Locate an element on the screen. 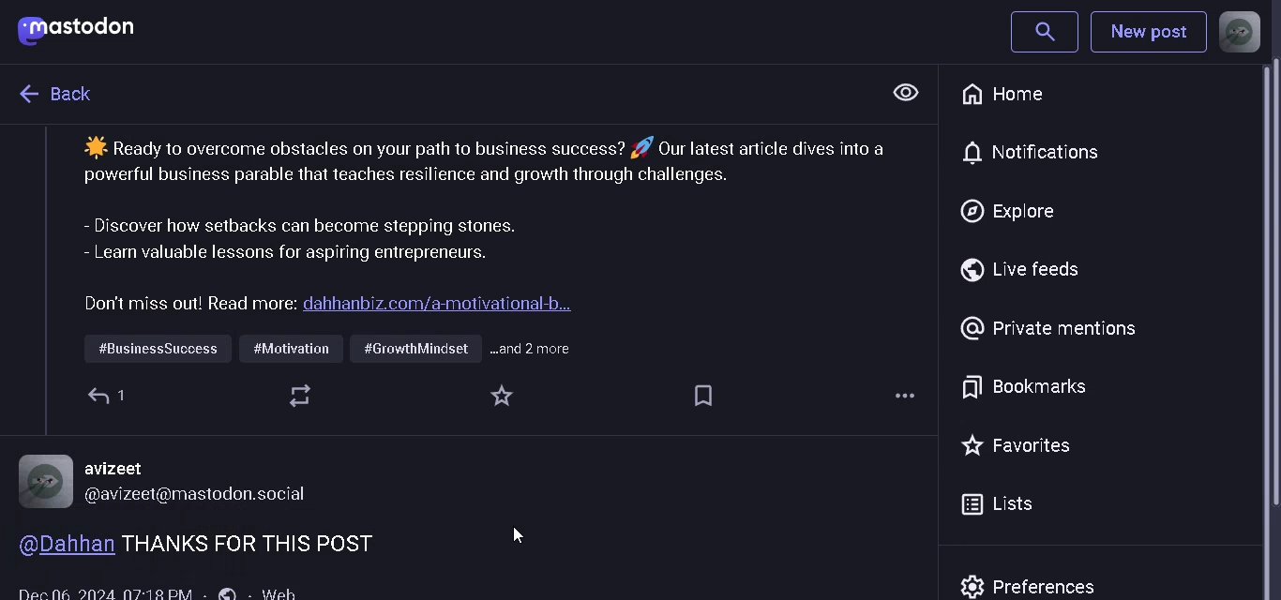 Image resolution: width=1281 pixels, height=600 pixels. bookmarks is located at coordinates (1024, 385).